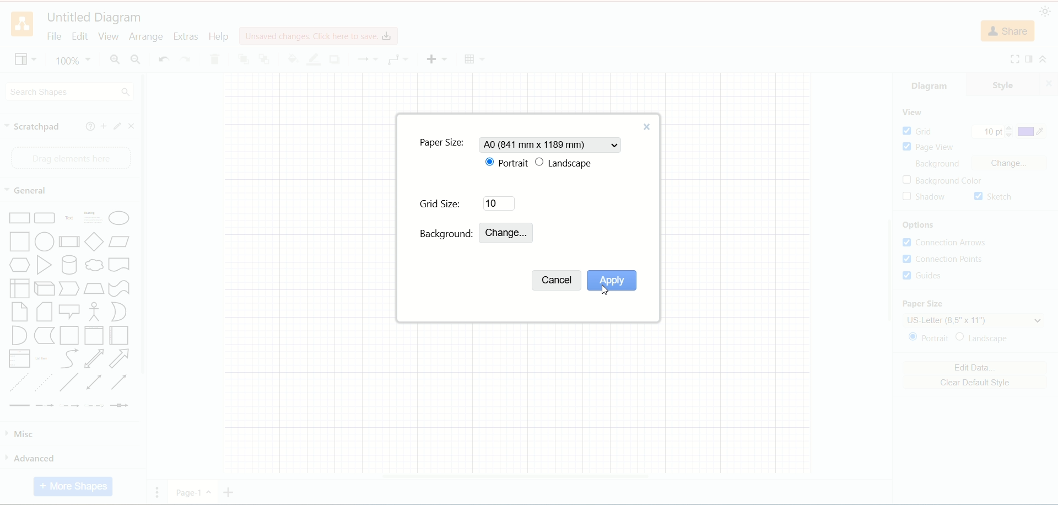  I want to click on waypoint, so click(367, 59).